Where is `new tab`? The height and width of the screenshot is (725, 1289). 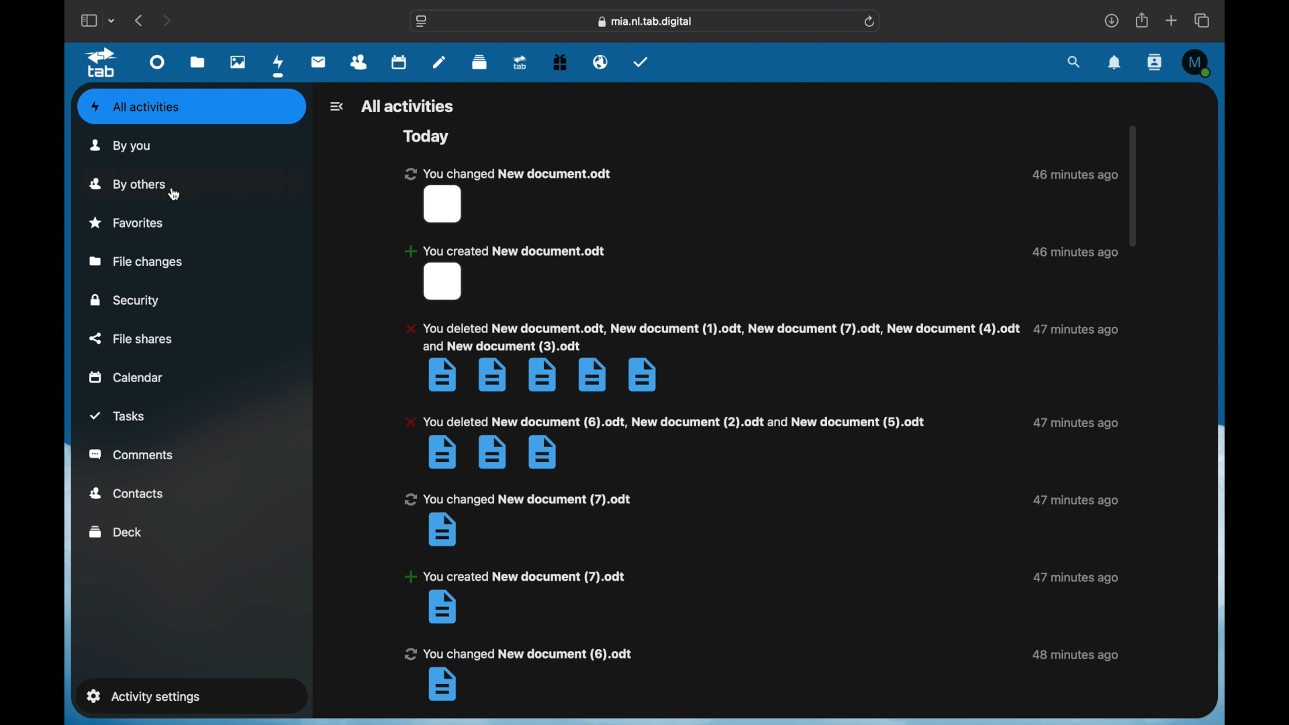 new tab is located at coordinates (1172, 20).